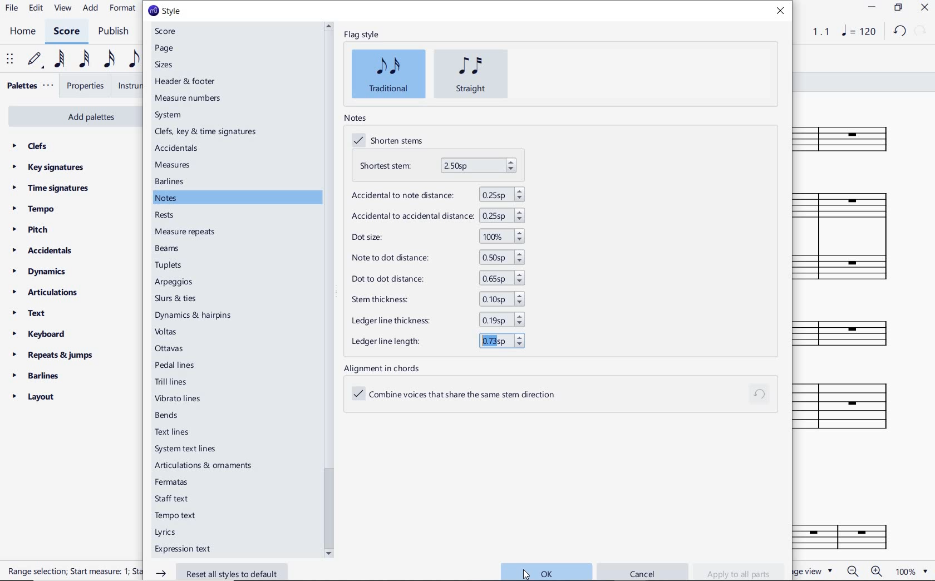  What do you see at coordinates (185, 233) in the screenshot?
I see `measure repeats` at bounding box center [185, 233].